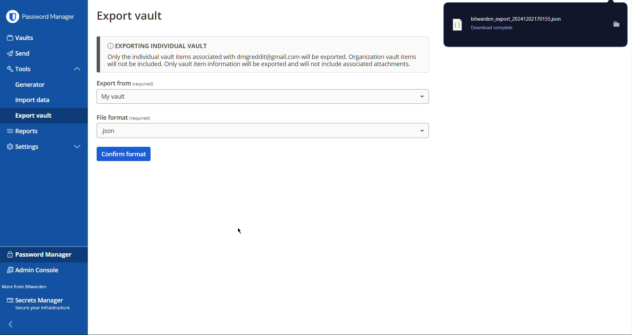 This screenshot has height=335, width=632. Describe the element at coordinates (42, 18) in the screenshot. I see `Password Manager` at that location.